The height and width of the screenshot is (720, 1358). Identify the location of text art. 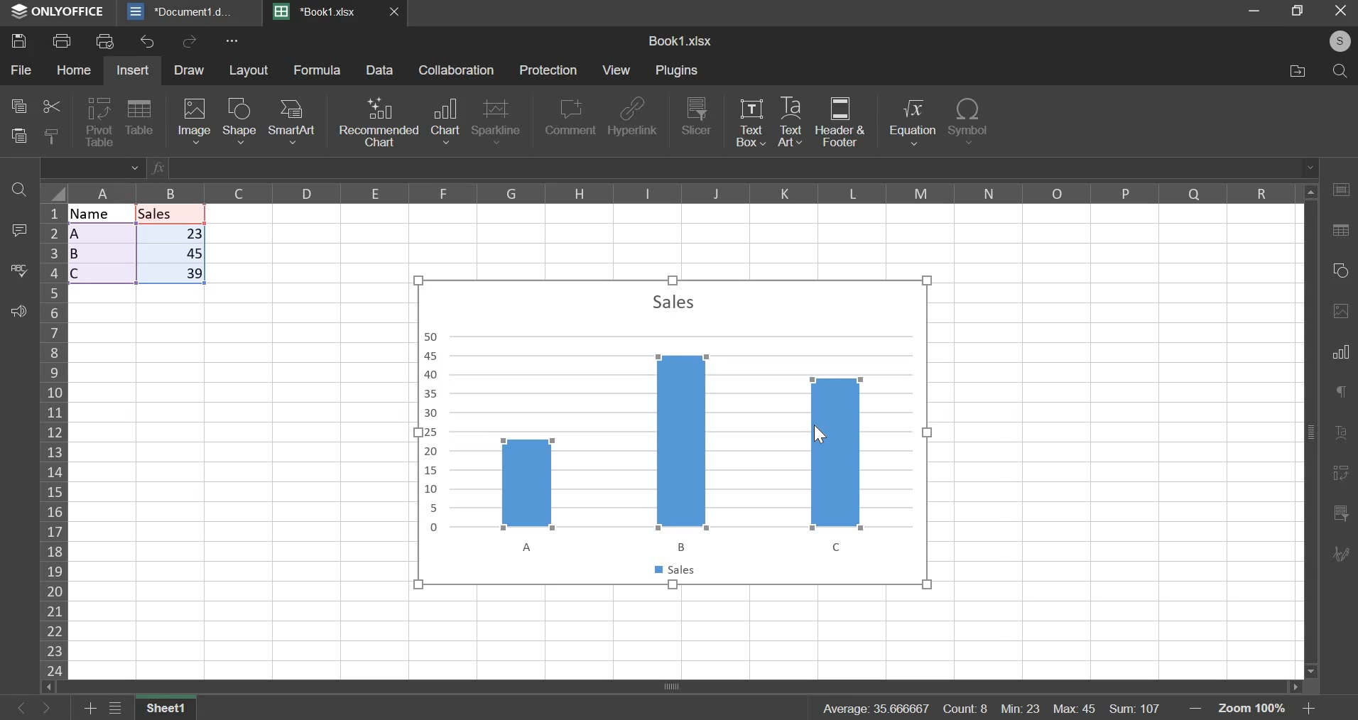
(788, 124).